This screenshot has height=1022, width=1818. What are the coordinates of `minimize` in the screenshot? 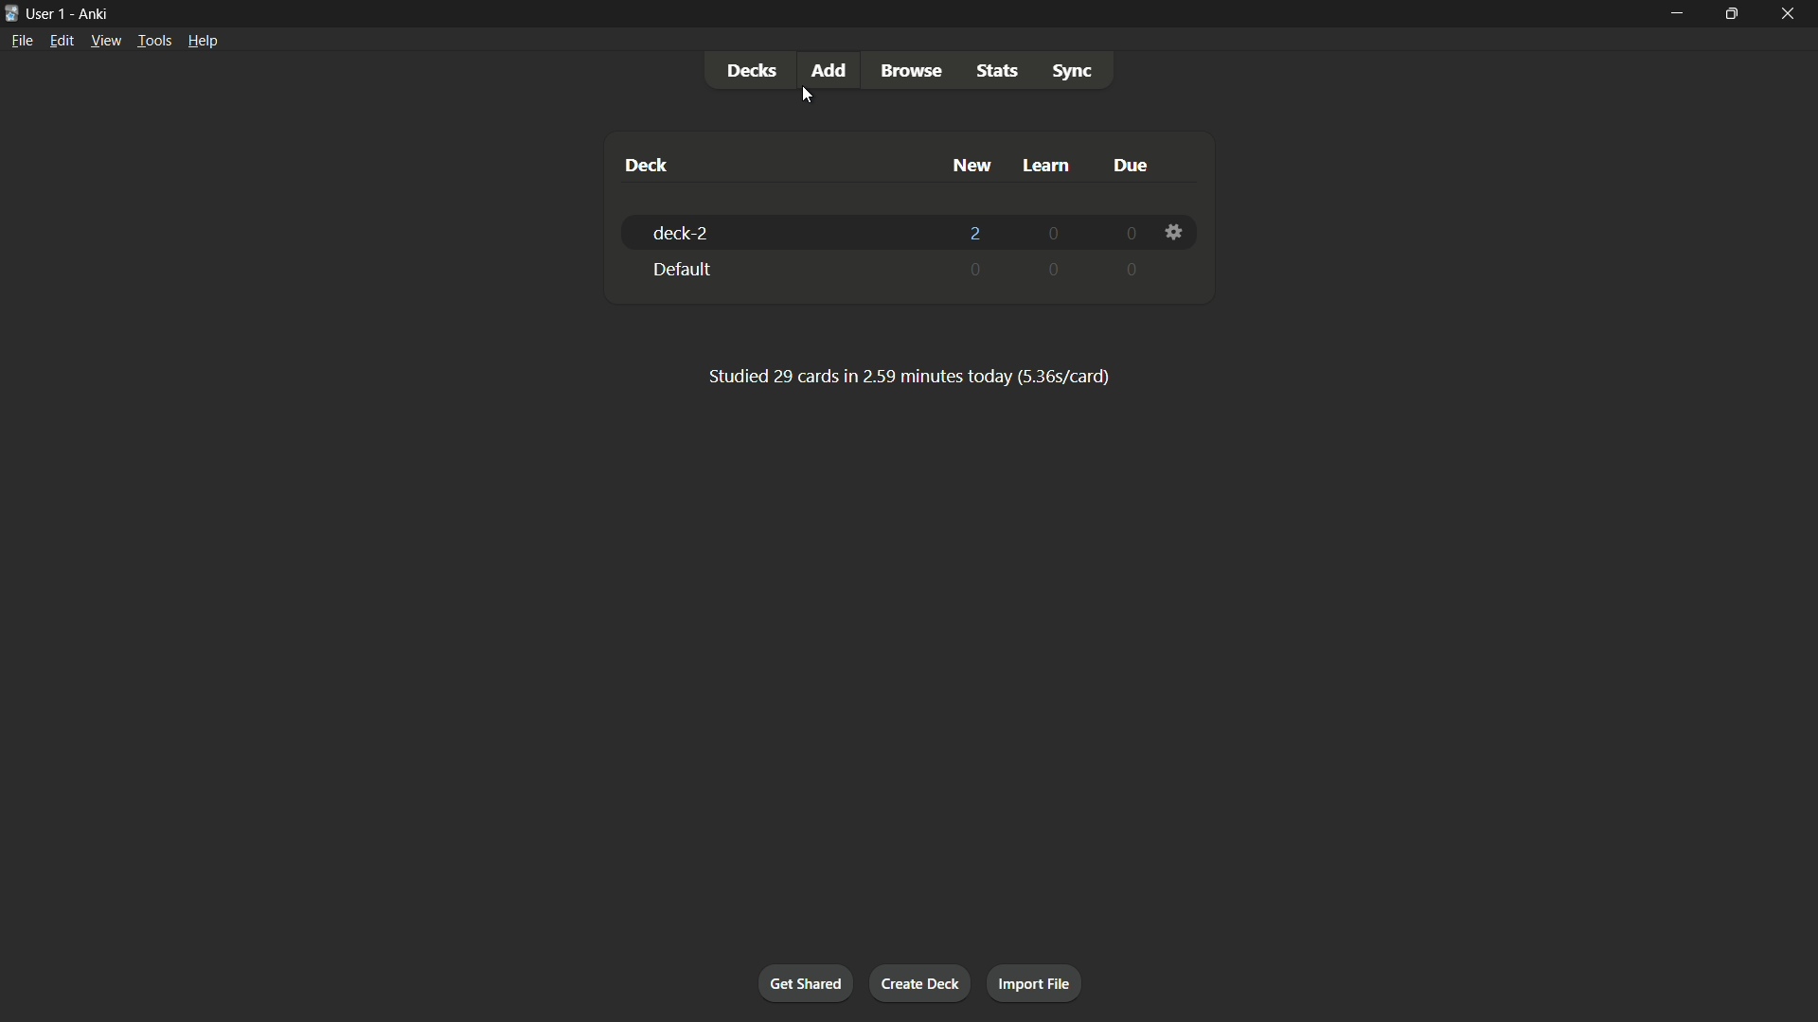 It's located at (1675, 15).